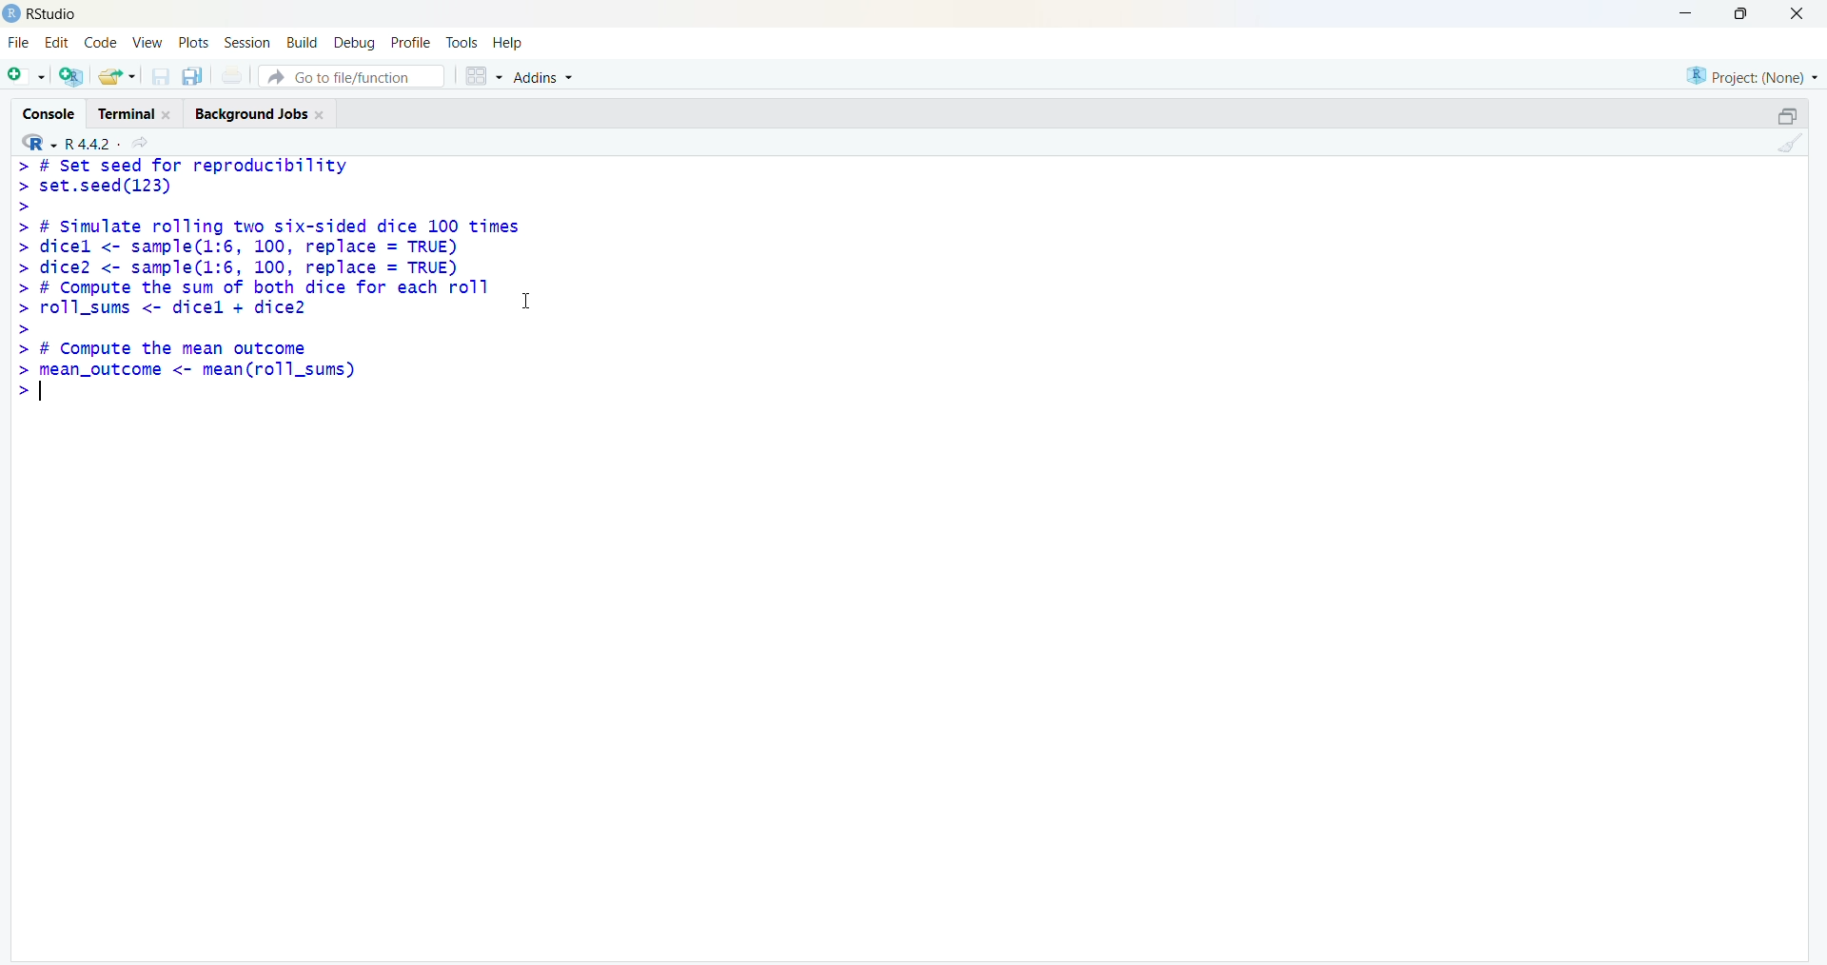  I want to click on share icon , so click(142, 144).